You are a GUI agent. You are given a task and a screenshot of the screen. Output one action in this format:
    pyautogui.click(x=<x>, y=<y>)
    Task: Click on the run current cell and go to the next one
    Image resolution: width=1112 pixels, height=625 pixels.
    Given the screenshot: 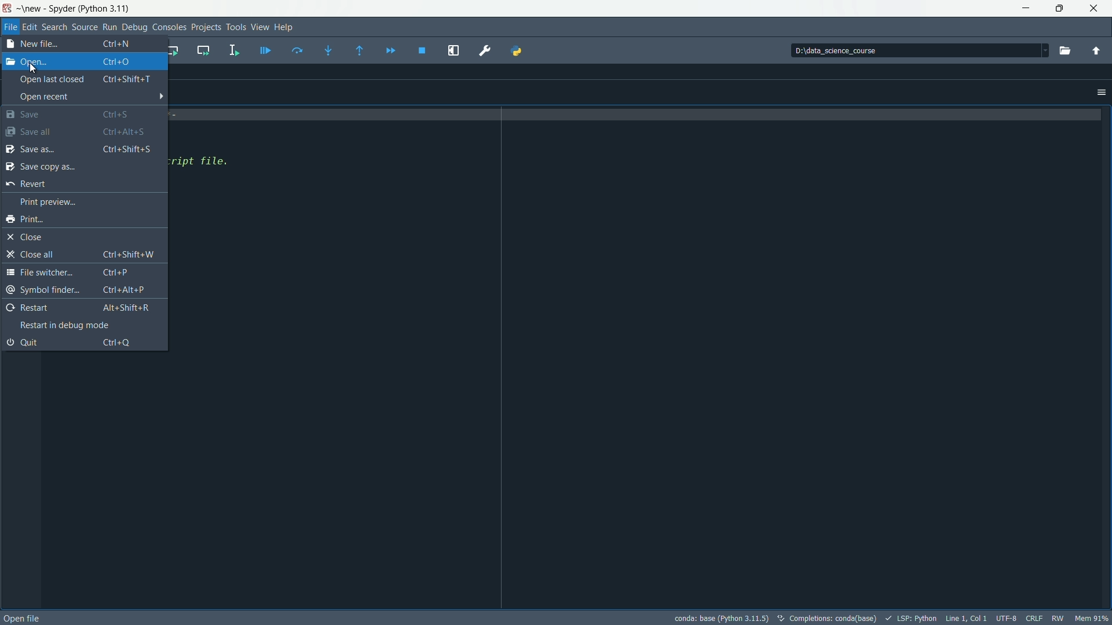 What is the action you would take?
    pyautogui.click(x=205, y=51)
    